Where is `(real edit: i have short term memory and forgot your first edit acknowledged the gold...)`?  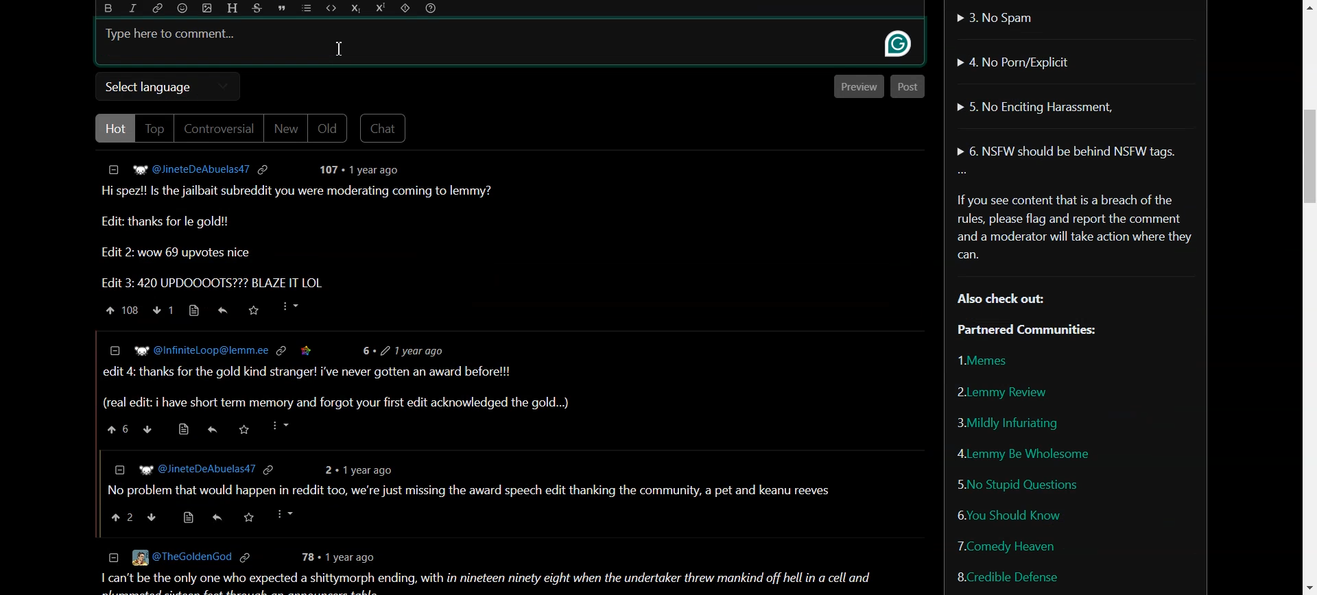 (real edit: i have short term memory and forgot your first edit acknowledged the gold...) is located at coordinates (339, 404).